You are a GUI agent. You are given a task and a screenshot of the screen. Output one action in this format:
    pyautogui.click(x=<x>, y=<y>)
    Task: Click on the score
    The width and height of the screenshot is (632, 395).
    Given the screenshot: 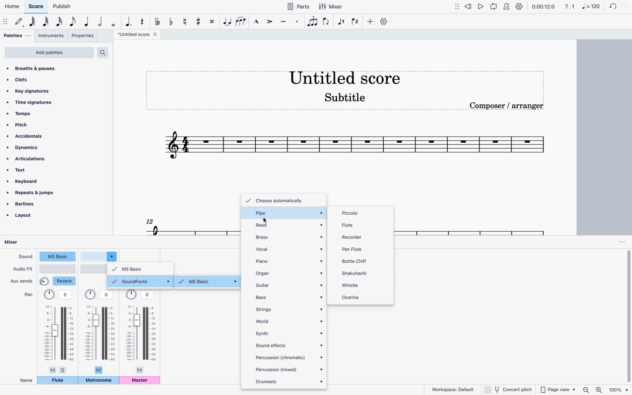 What is the action you would take?
    pyautogui.click(x=178, y=225)
    